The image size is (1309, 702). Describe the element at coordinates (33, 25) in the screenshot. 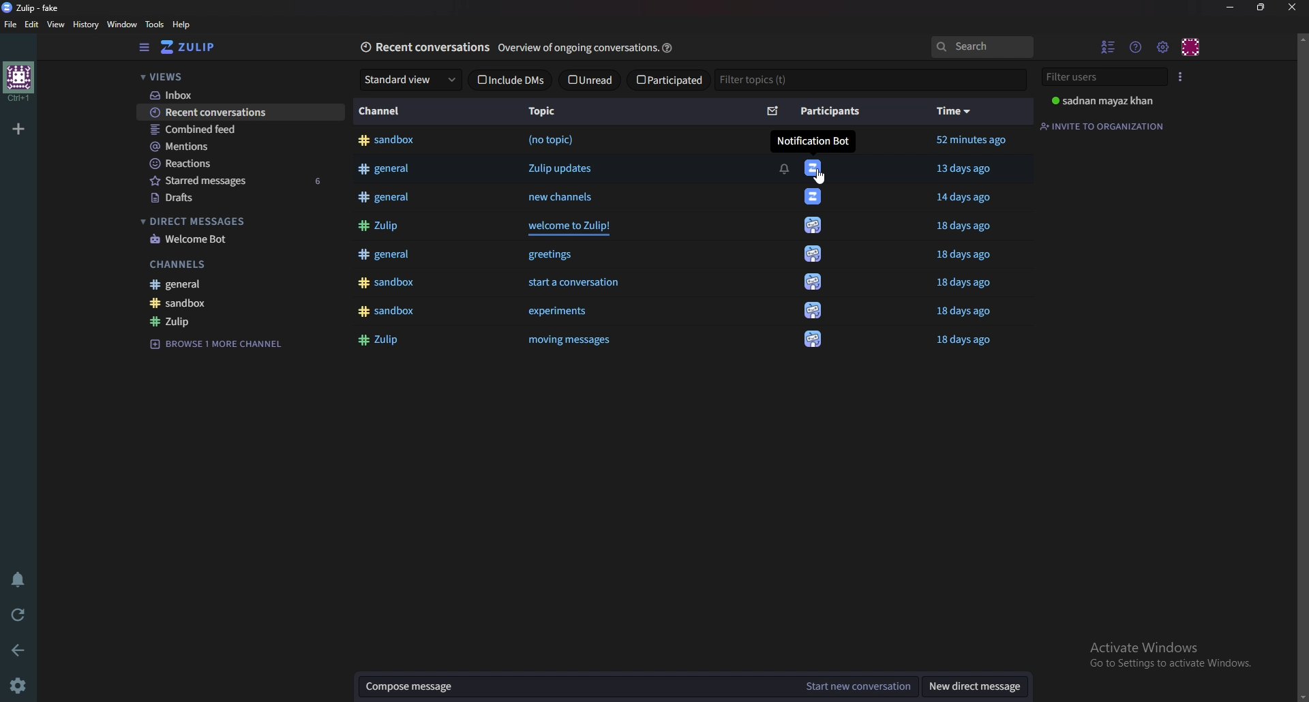

I see `Edit` at that location.